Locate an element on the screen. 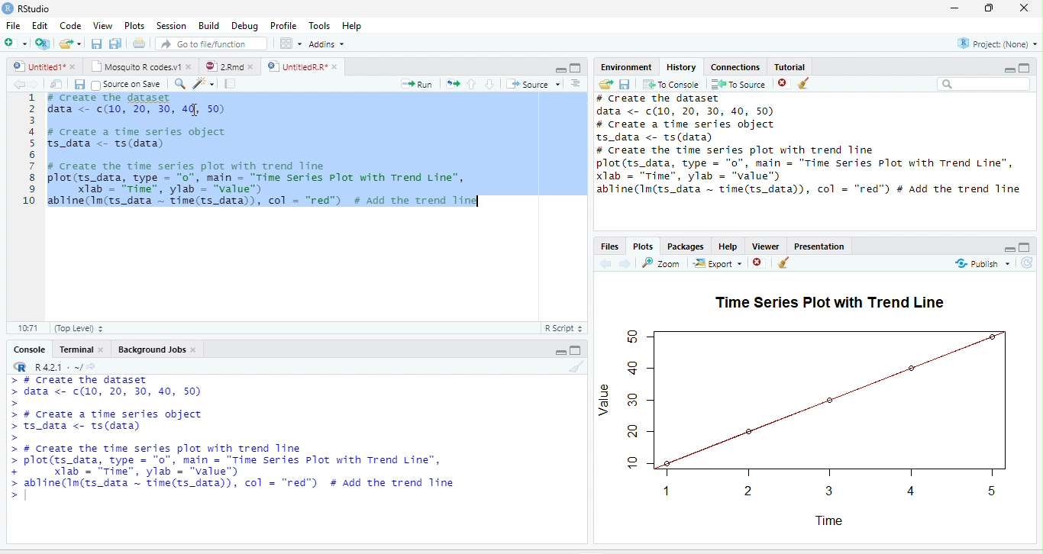 This screenshot has height=554, width=1043. close is located at coordinates (73, 66).